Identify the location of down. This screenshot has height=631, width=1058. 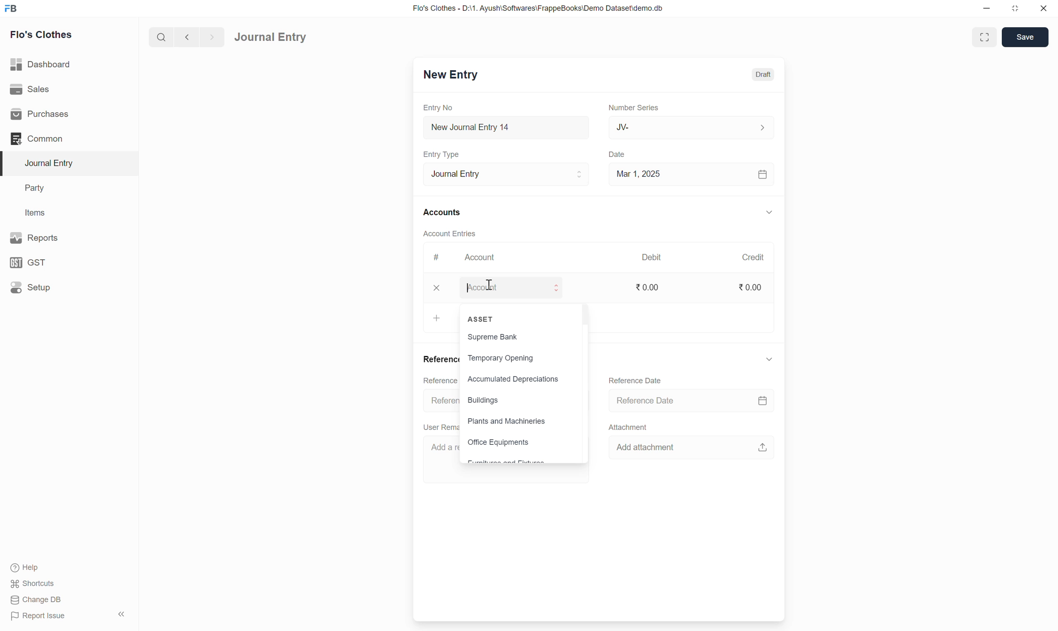
(768, 360).